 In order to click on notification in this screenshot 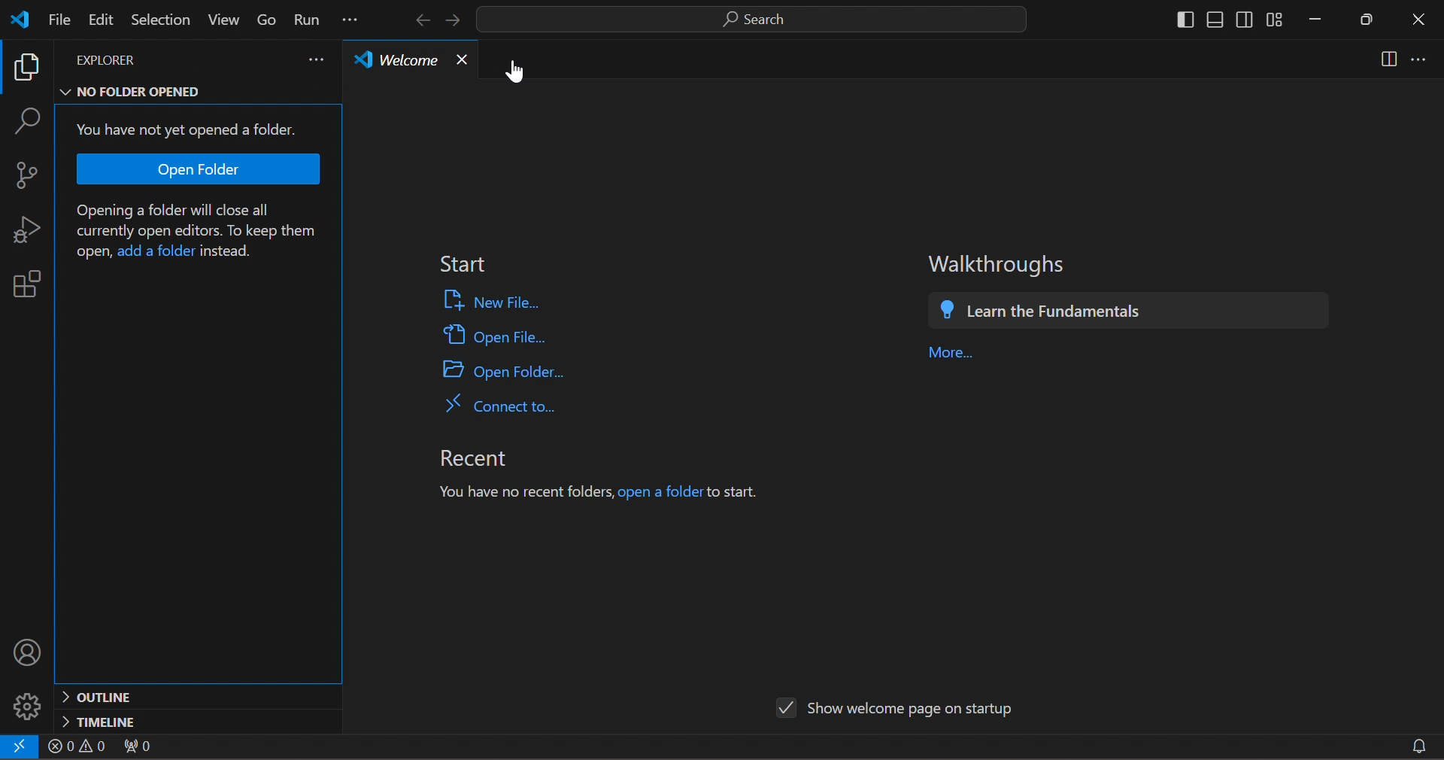, I will do `click(1422, 740)`.